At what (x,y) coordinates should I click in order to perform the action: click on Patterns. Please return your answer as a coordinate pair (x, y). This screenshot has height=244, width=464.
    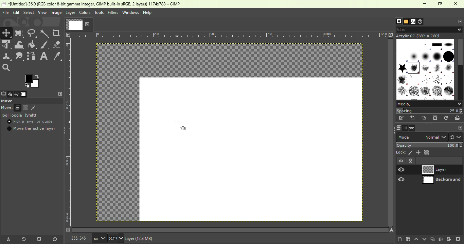
    Looking at the image, I should click on (406, 21).